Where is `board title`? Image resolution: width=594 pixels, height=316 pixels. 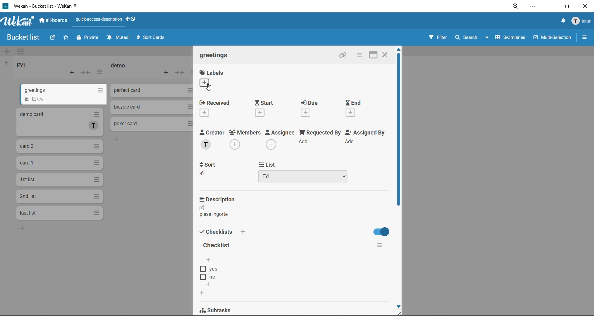
board title is located at coordinates (20, 37).